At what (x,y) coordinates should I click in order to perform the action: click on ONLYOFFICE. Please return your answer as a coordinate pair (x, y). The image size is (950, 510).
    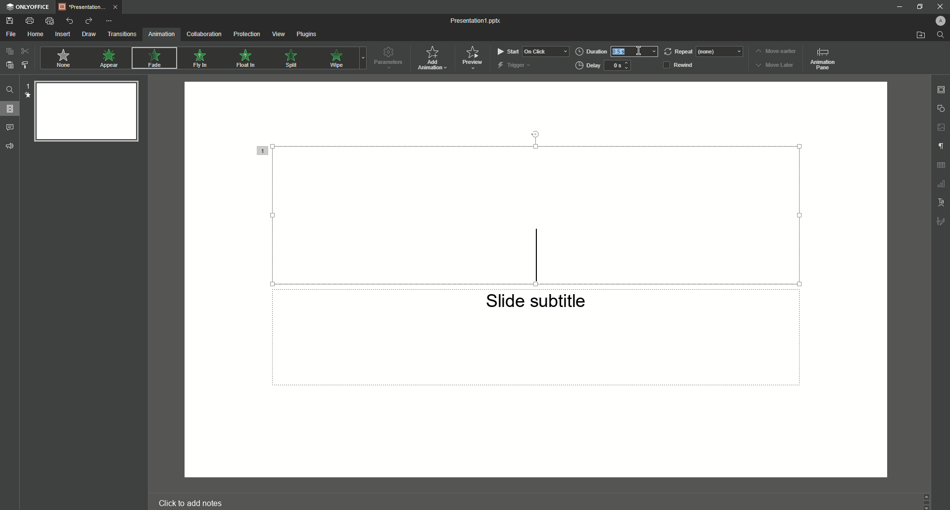
    Looking at the image, I should click on (30, 7).